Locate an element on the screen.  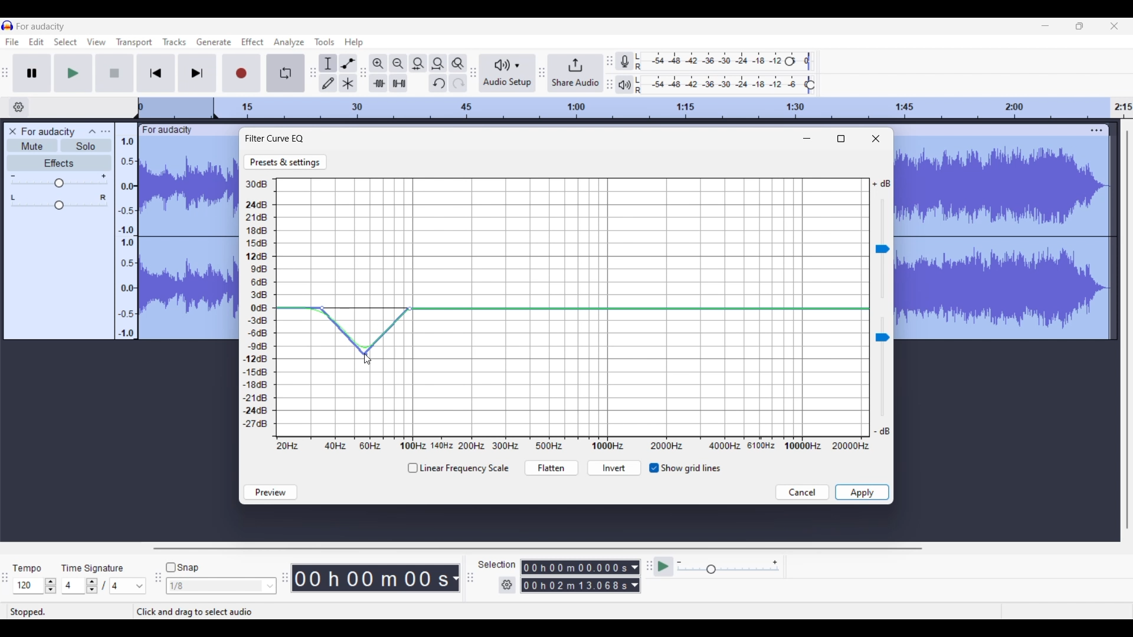
Timeline options is located at coordinates (19, 107).